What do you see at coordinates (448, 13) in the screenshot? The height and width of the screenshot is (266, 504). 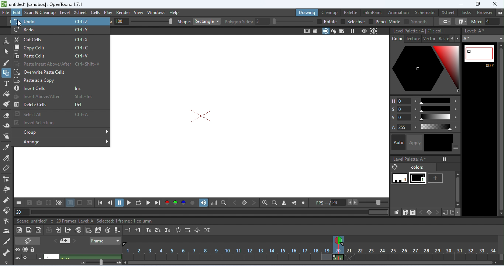 I see `xsheet` at bounding box center [448, 13].